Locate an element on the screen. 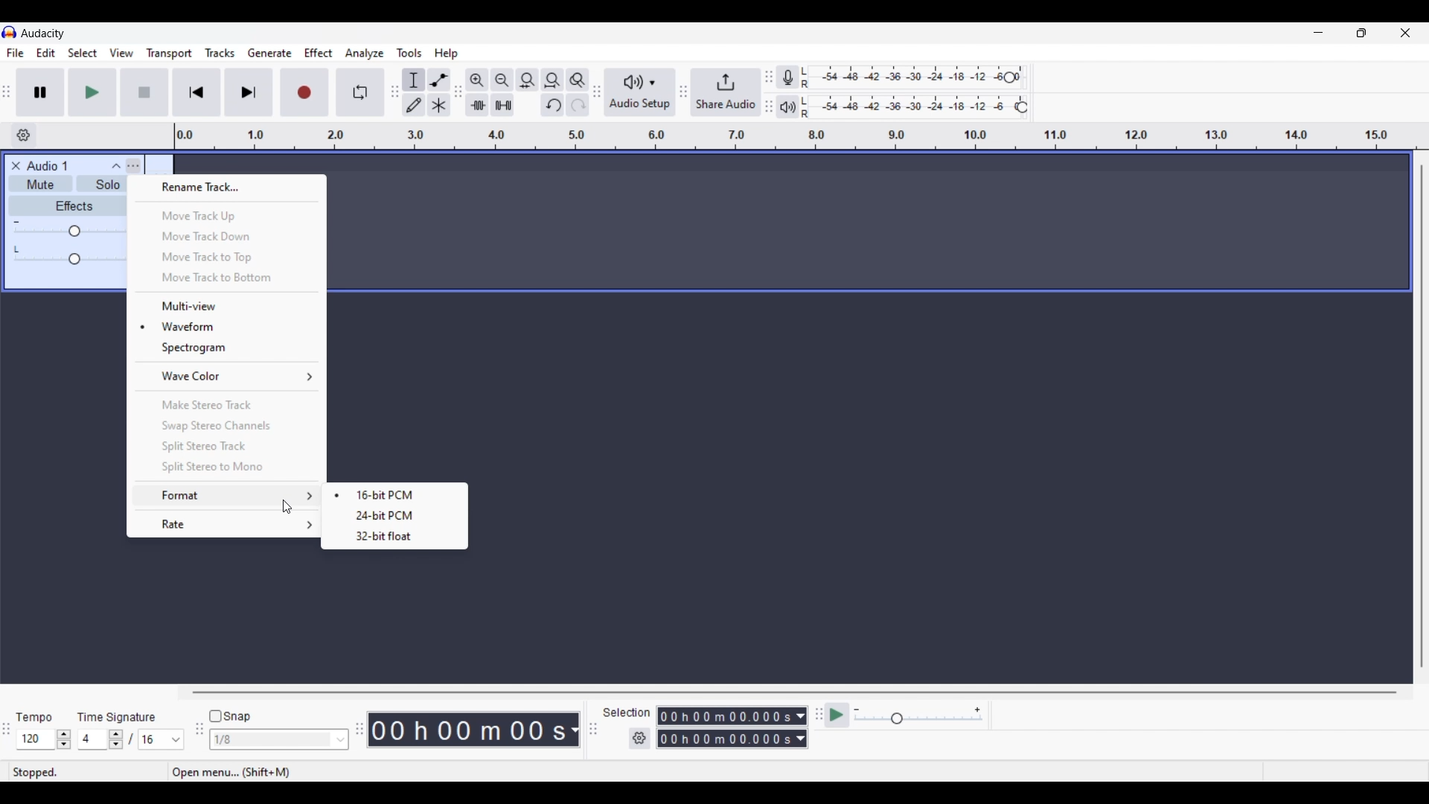 The width and height of the screenshot is (1429, 804). Vertical slide bar is located at coordinates (1420, 416).